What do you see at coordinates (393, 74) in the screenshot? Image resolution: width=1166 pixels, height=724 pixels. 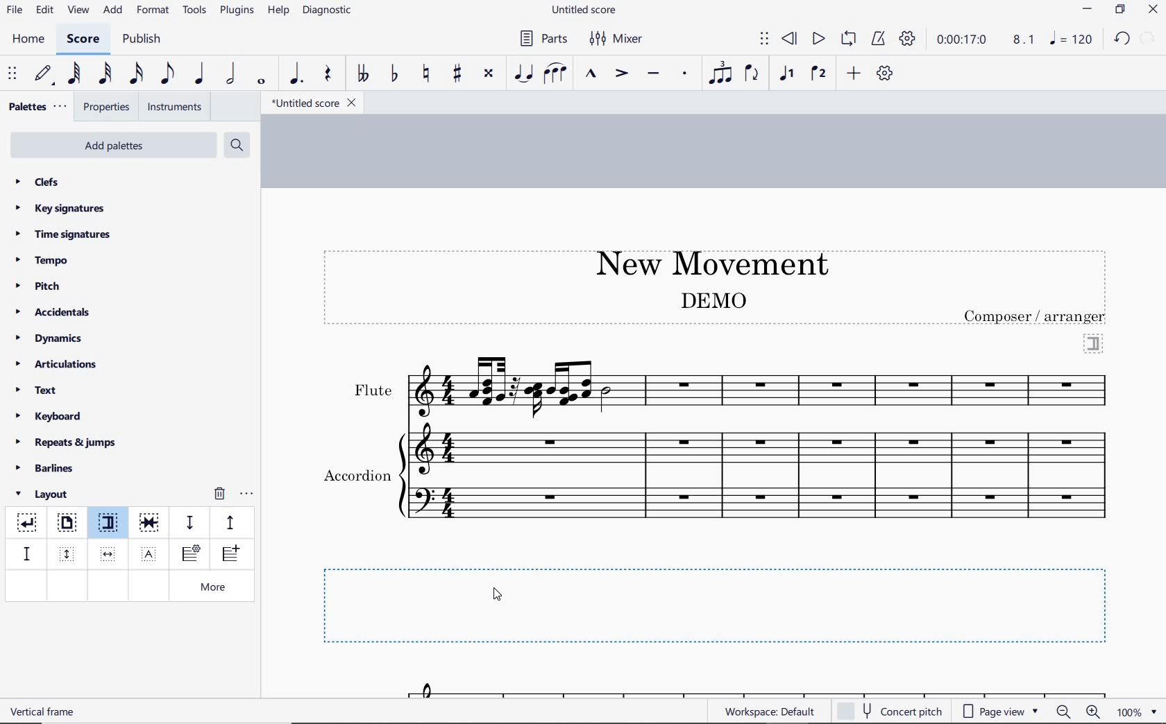 I see `toggle flat` at bounding box center [393, 74].